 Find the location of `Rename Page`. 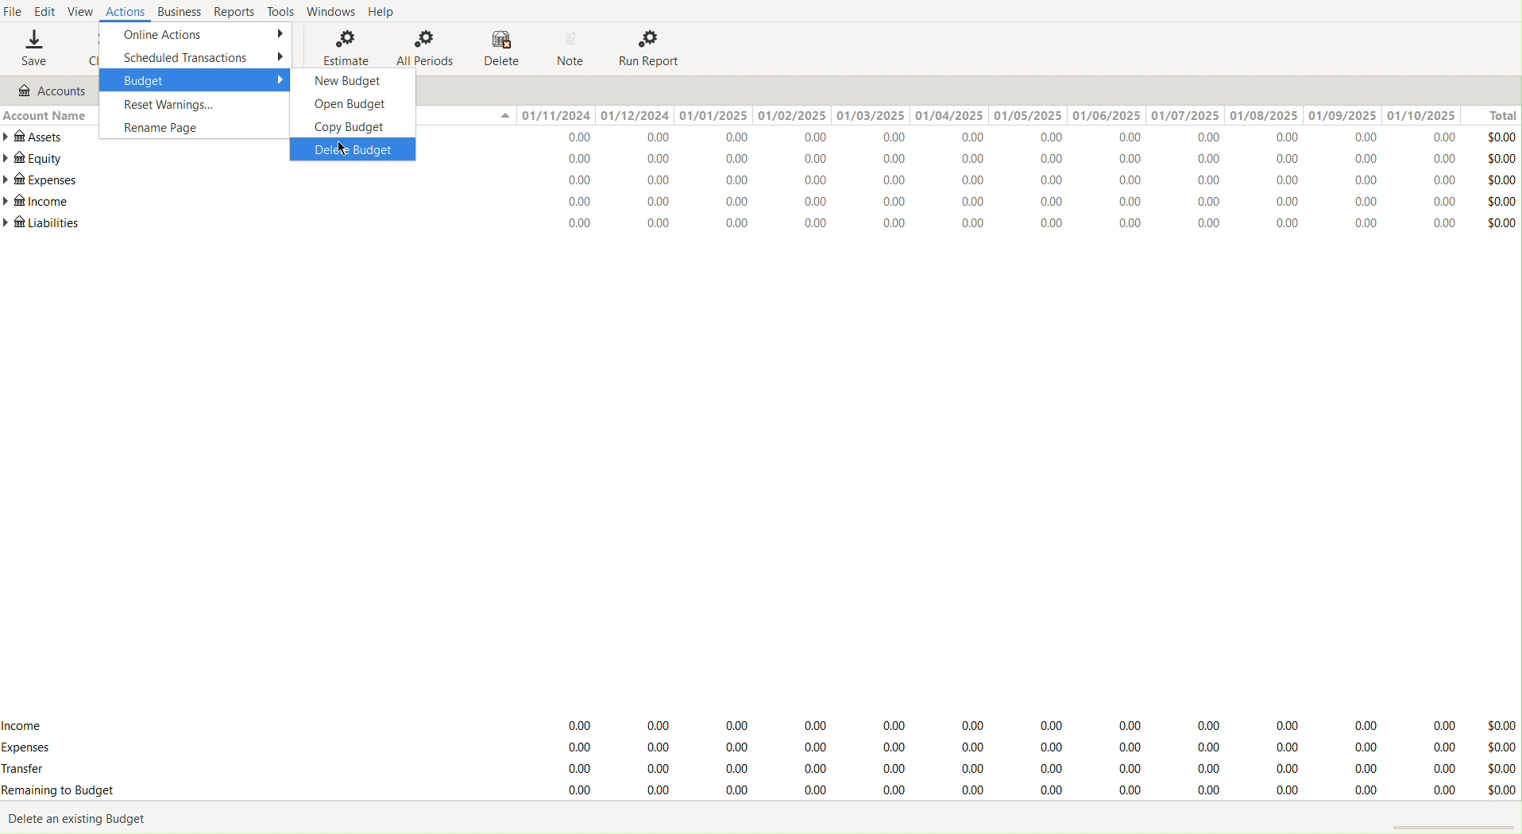

Rename Page is located at coordinates (197, 129).